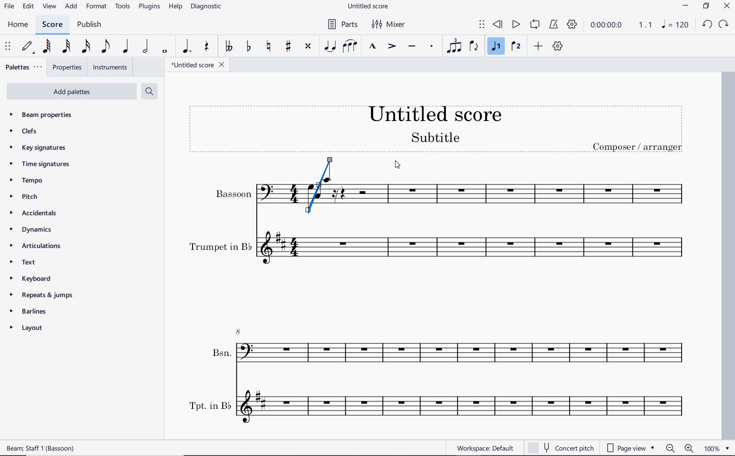 Image resolution: width=735 pixels, height=456 pixels. What do you see at coordinates (474, 47) in the screenshot?
I see `flip direction` at bounding box center [474, 47].